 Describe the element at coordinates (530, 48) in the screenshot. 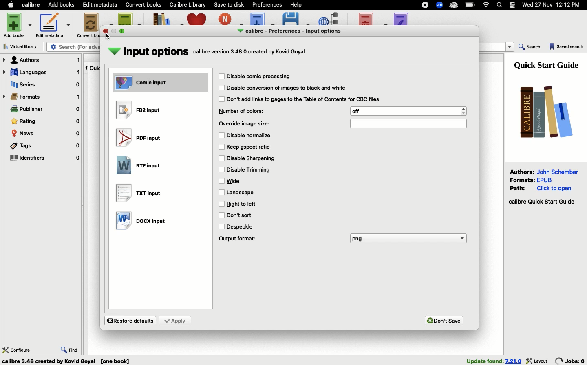

I see `Search` at that location.